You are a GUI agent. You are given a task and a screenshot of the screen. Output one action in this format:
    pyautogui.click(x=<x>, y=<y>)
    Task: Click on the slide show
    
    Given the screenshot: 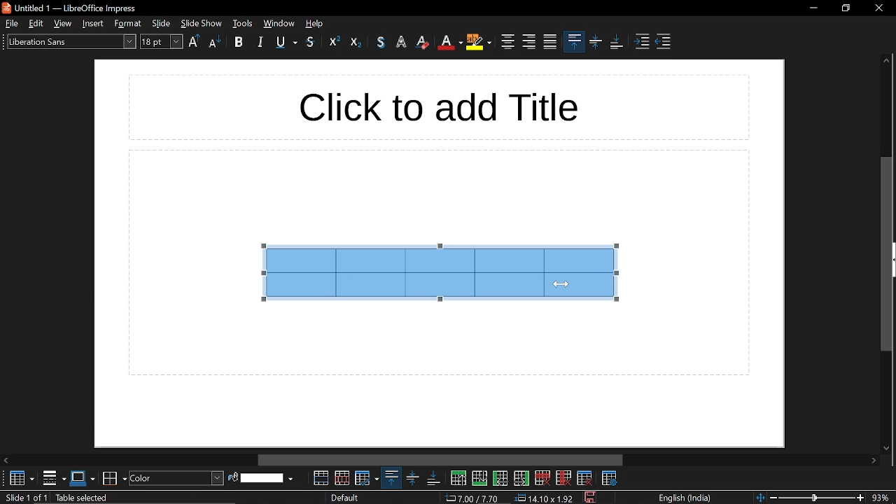 What is the action you would take?
    pyautogui.click(x=202, y=23)
    